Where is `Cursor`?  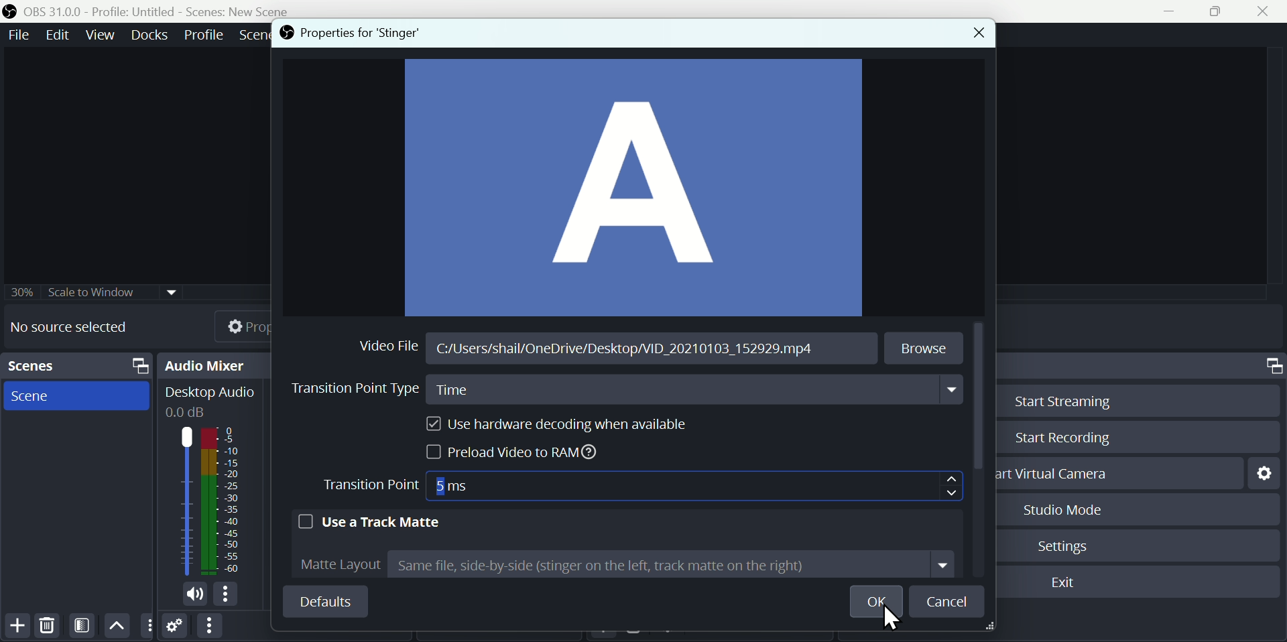 Cursor is located at coordinates (954, 486).